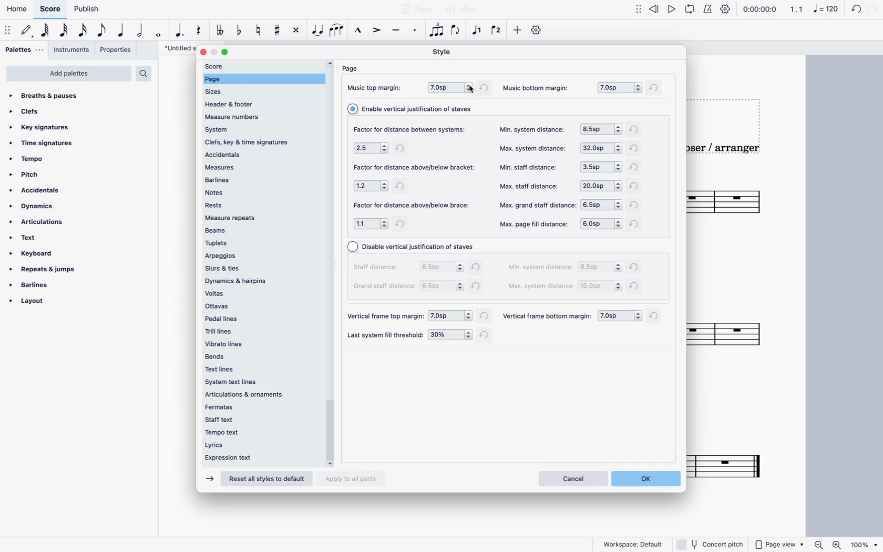  What do you see at coordinates (636, 188) in the screenshot?
I see `refresh` at bounding box center [636, 188].